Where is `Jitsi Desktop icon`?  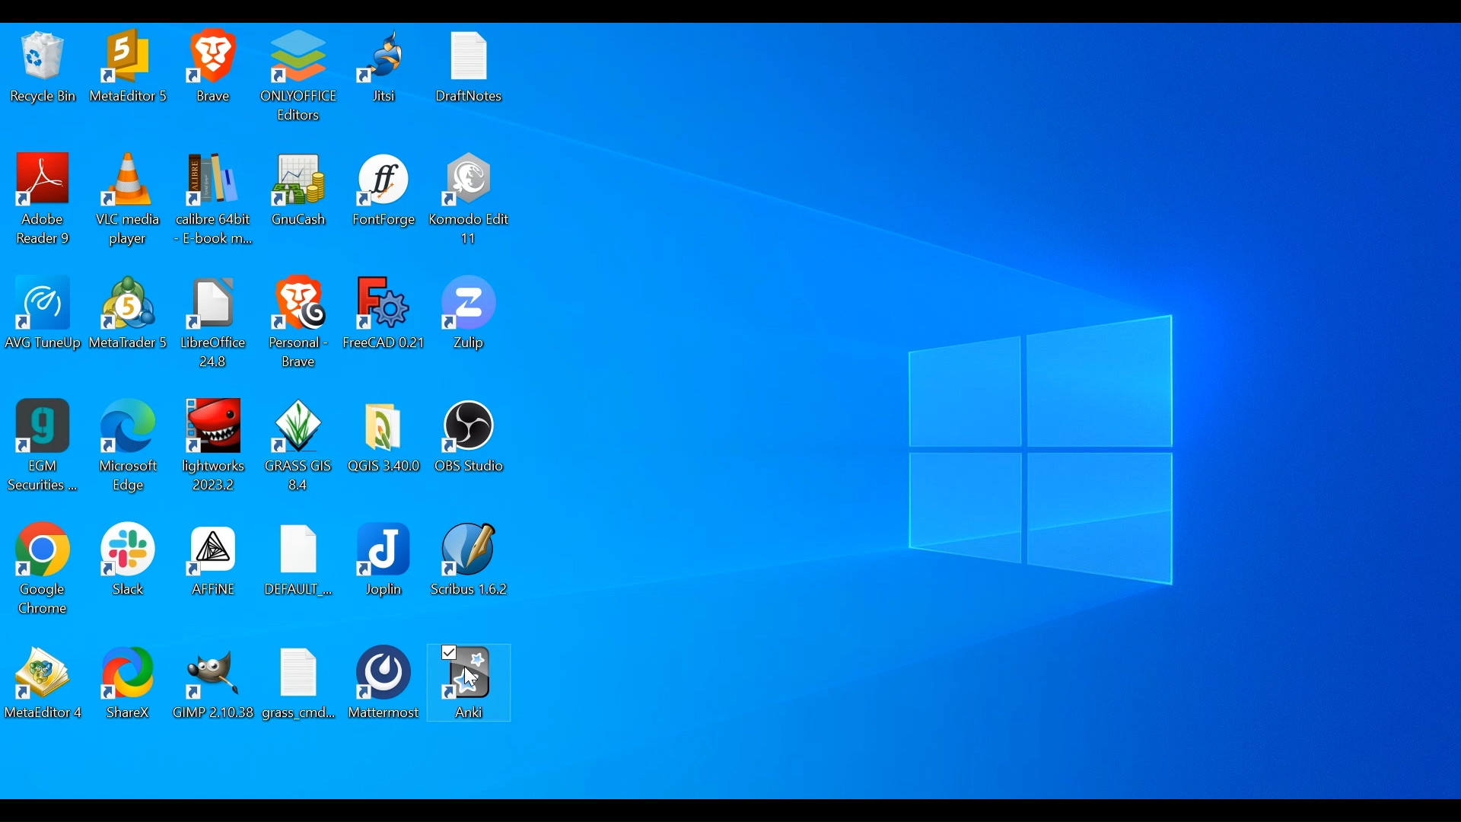 Jitsi Desktop icon is located at coordinates (381, 67).